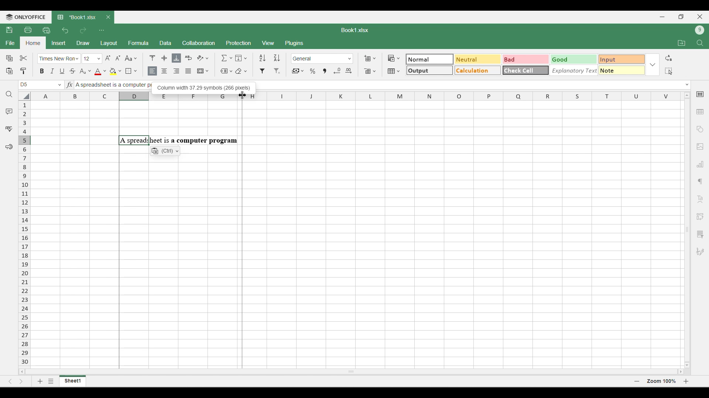 The height and width of the screenshot is (398, 709). I want to click on Bold, so click(42, 71).